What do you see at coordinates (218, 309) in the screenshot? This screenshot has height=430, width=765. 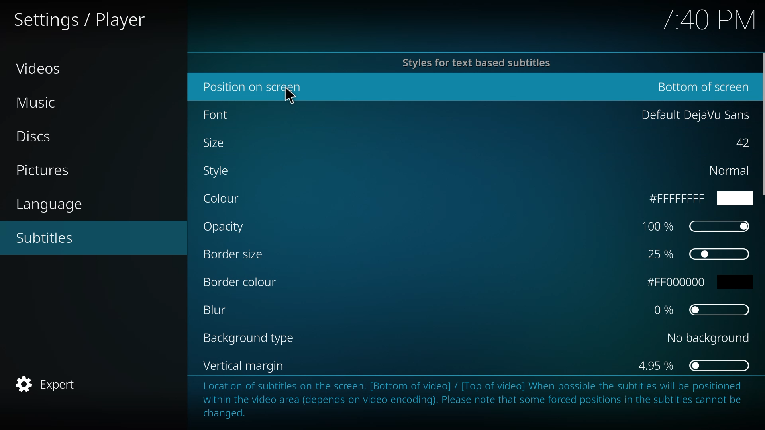 I see `blur` at bounding box center [218, 309].